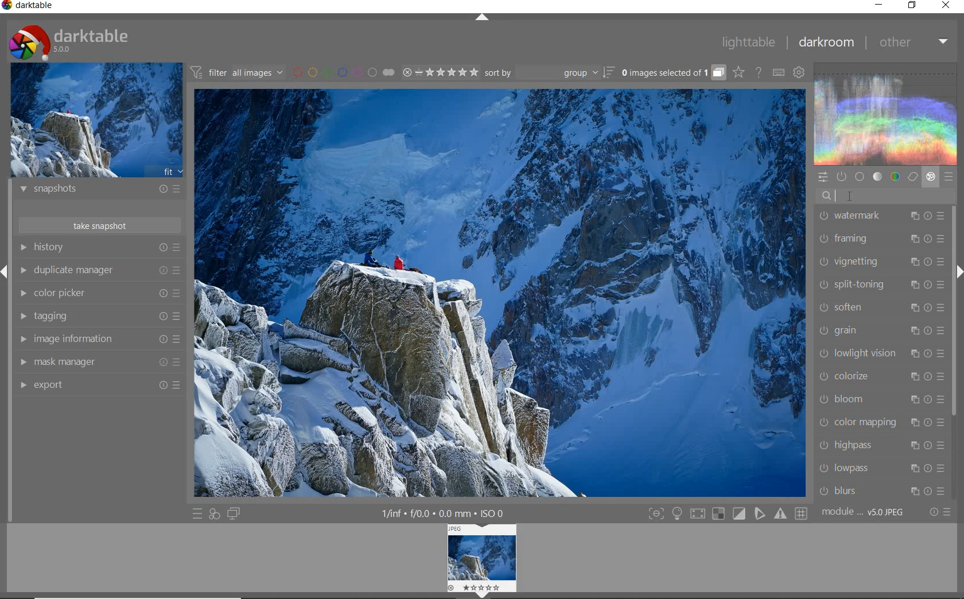 Image resolution: width=964 pixels, height=599 pixels. Describe the element at coordinates (880, 263) in the screenshot. I see `vignetting` at that location.